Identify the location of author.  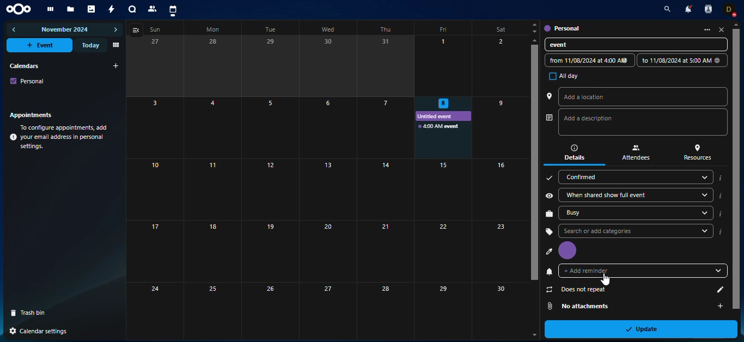
(548, 118).